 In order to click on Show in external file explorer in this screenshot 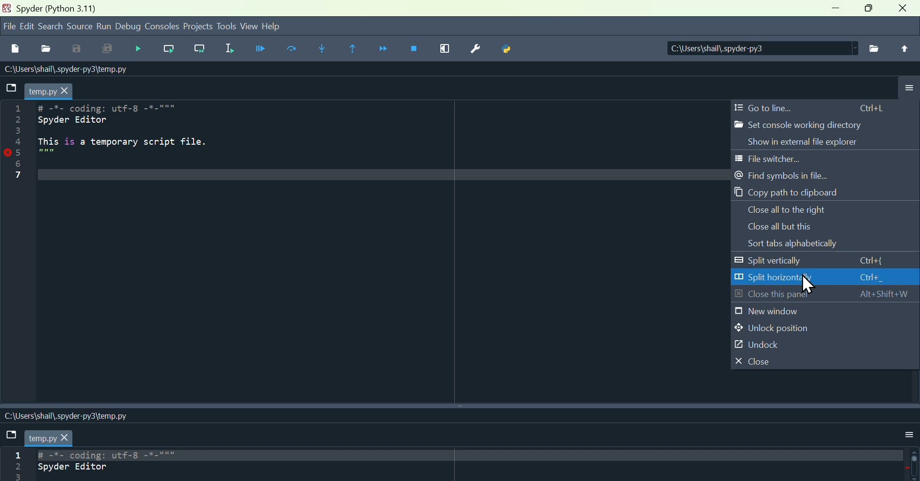, I will do `click(798, 142)`.